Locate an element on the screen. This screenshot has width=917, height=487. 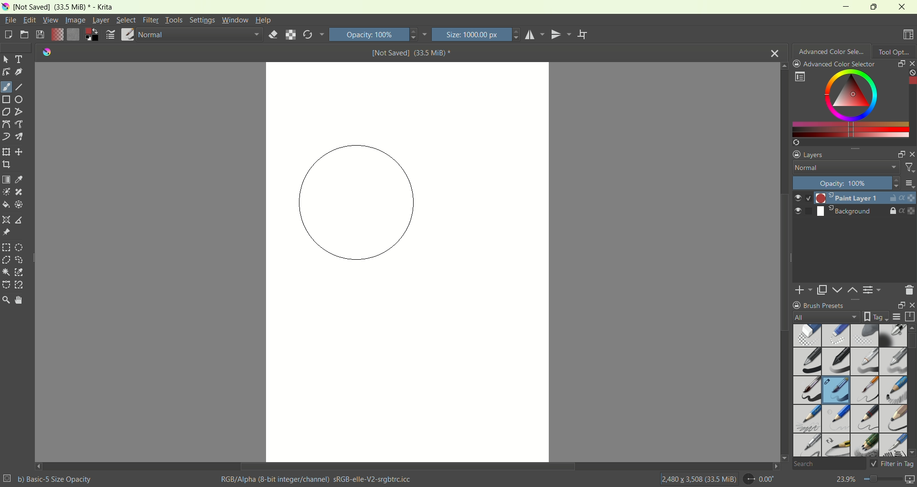
filter in tag is located at coordinates (892, 464).